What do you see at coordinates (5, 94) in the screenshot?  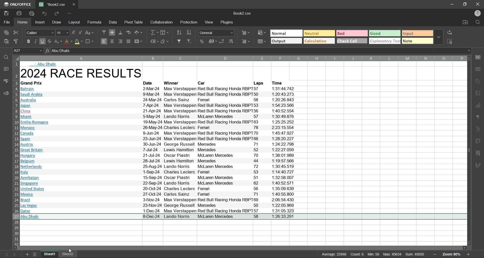 I see `feedback` at bounding box center [5, 94].